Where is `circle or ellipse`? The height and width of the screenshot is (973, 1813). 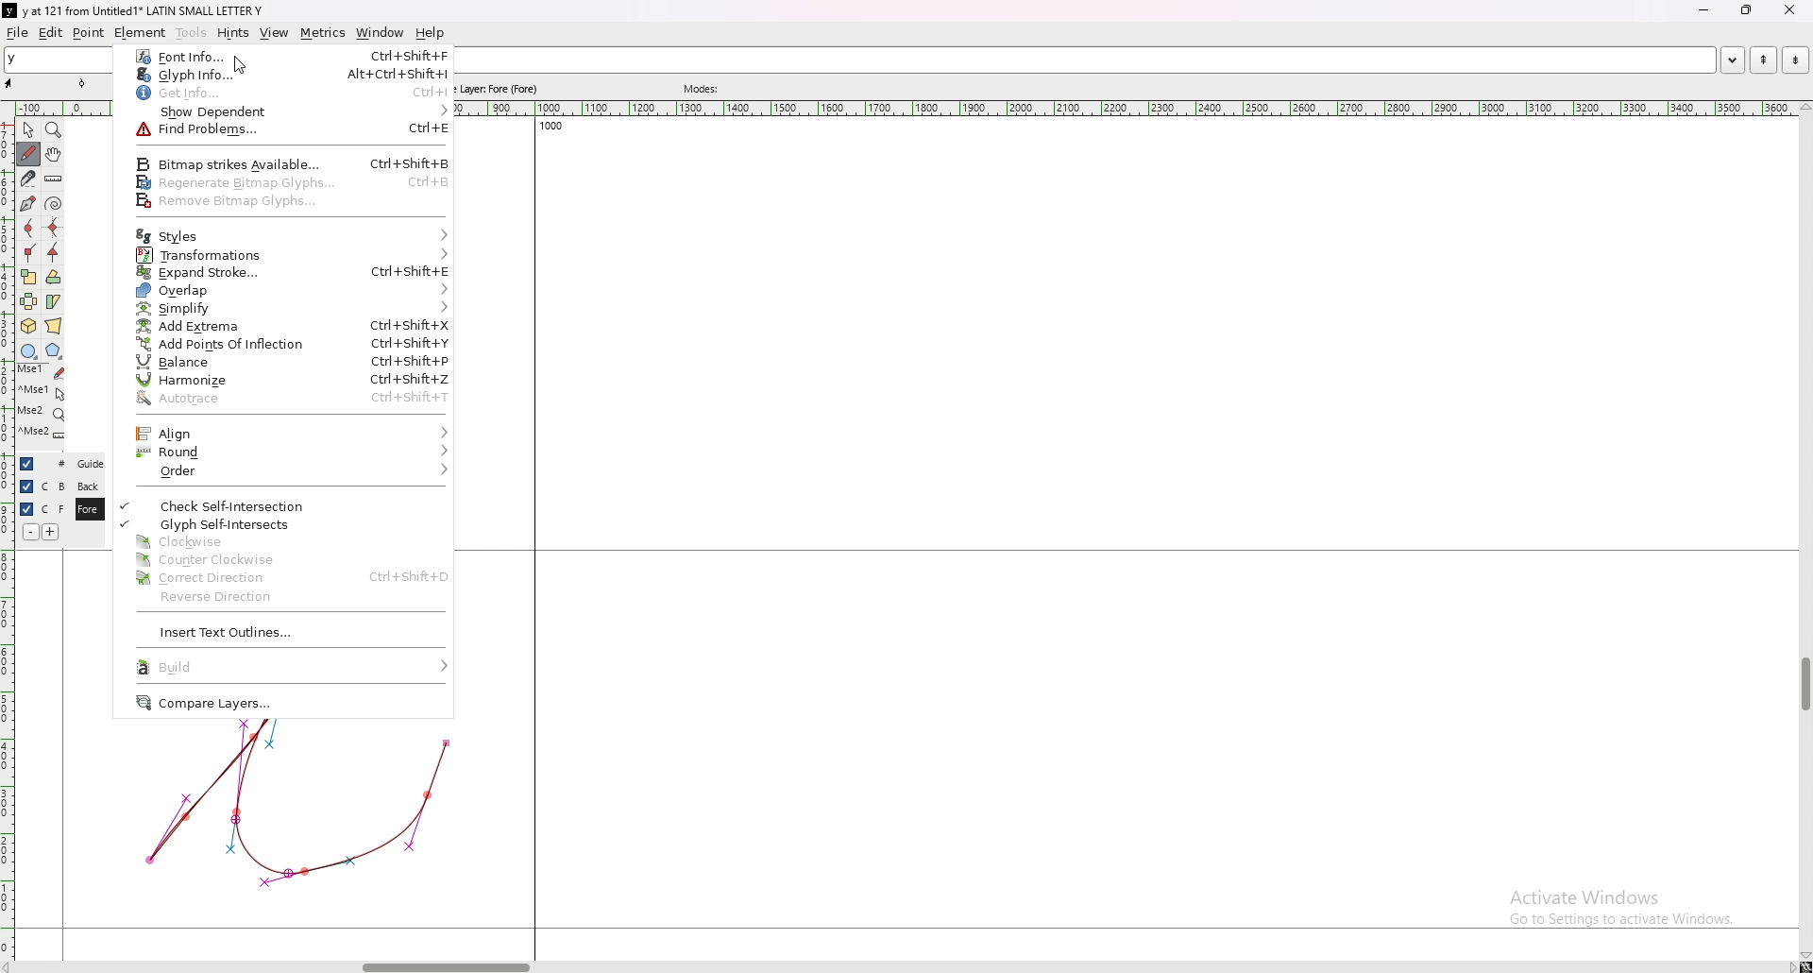
circle or ellipse is located at coordinates (28, 350).